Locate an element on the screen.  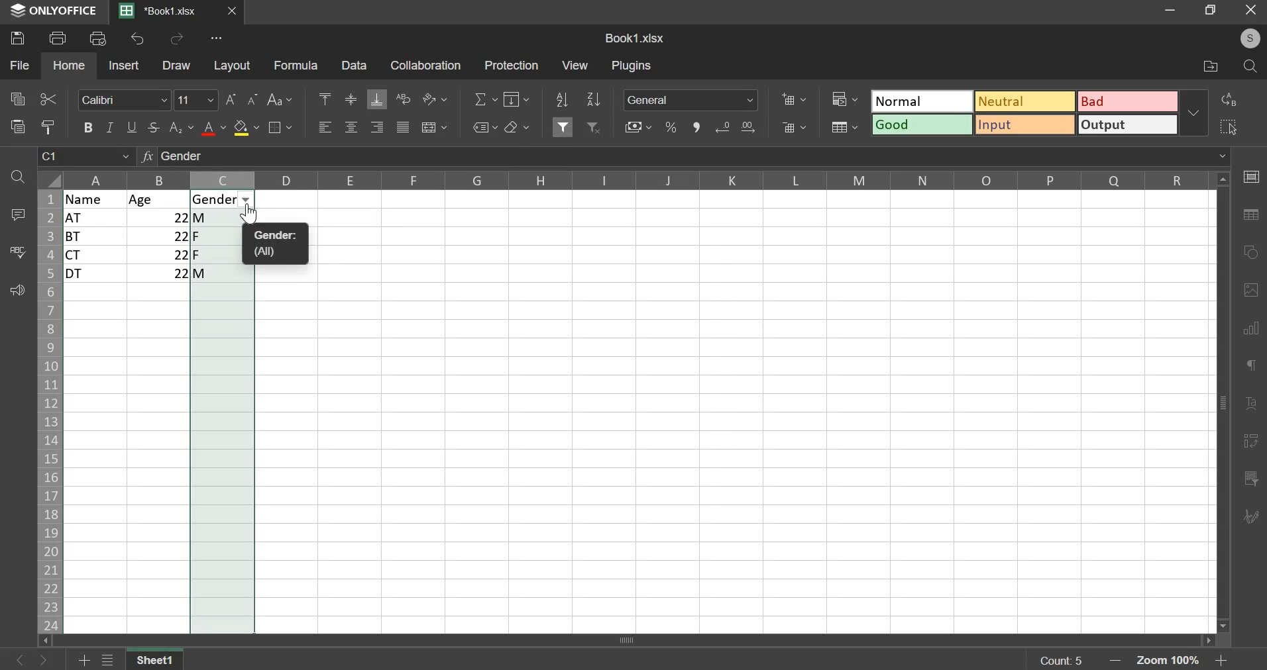
close window is located at coordinates (1249, 13).